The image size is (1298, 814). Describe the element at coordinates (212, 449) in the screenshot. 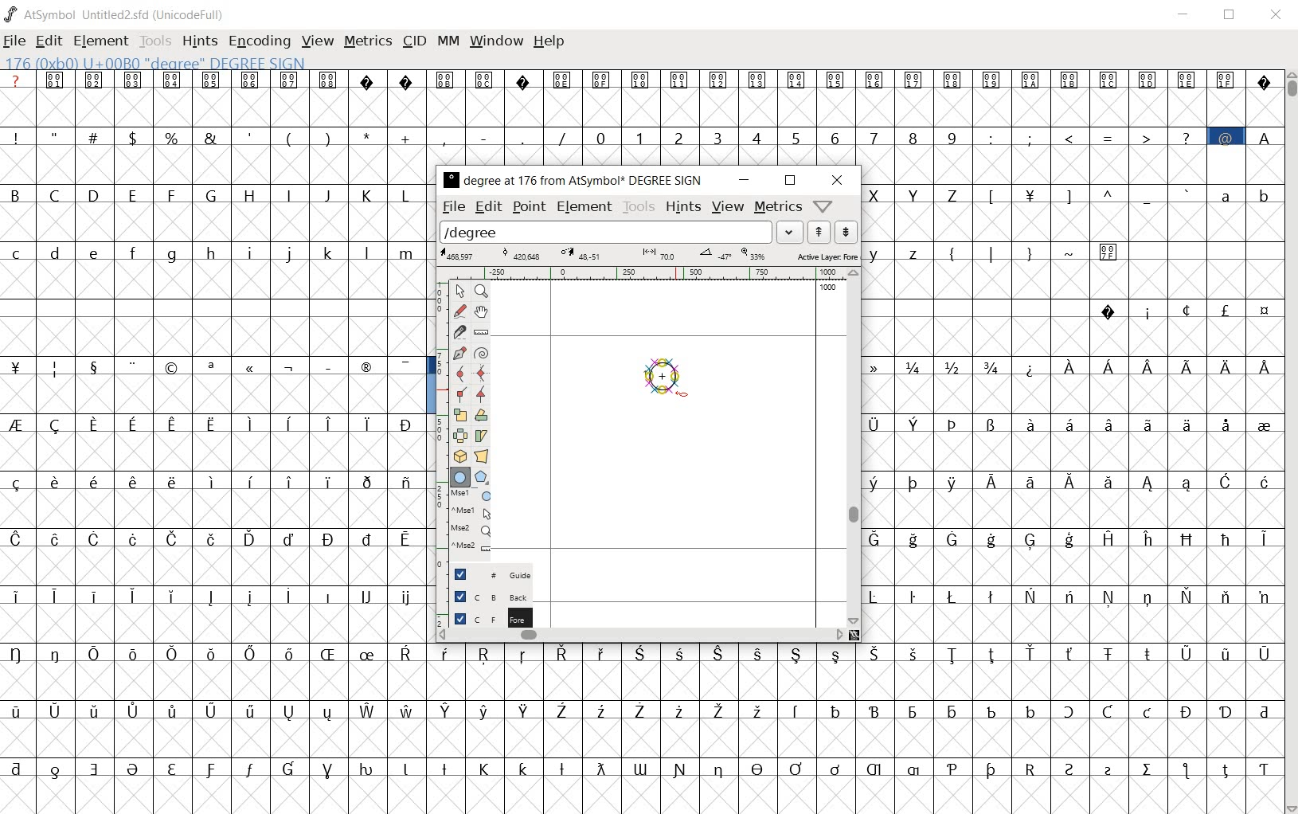

I see `empty glyph slots` at that location.